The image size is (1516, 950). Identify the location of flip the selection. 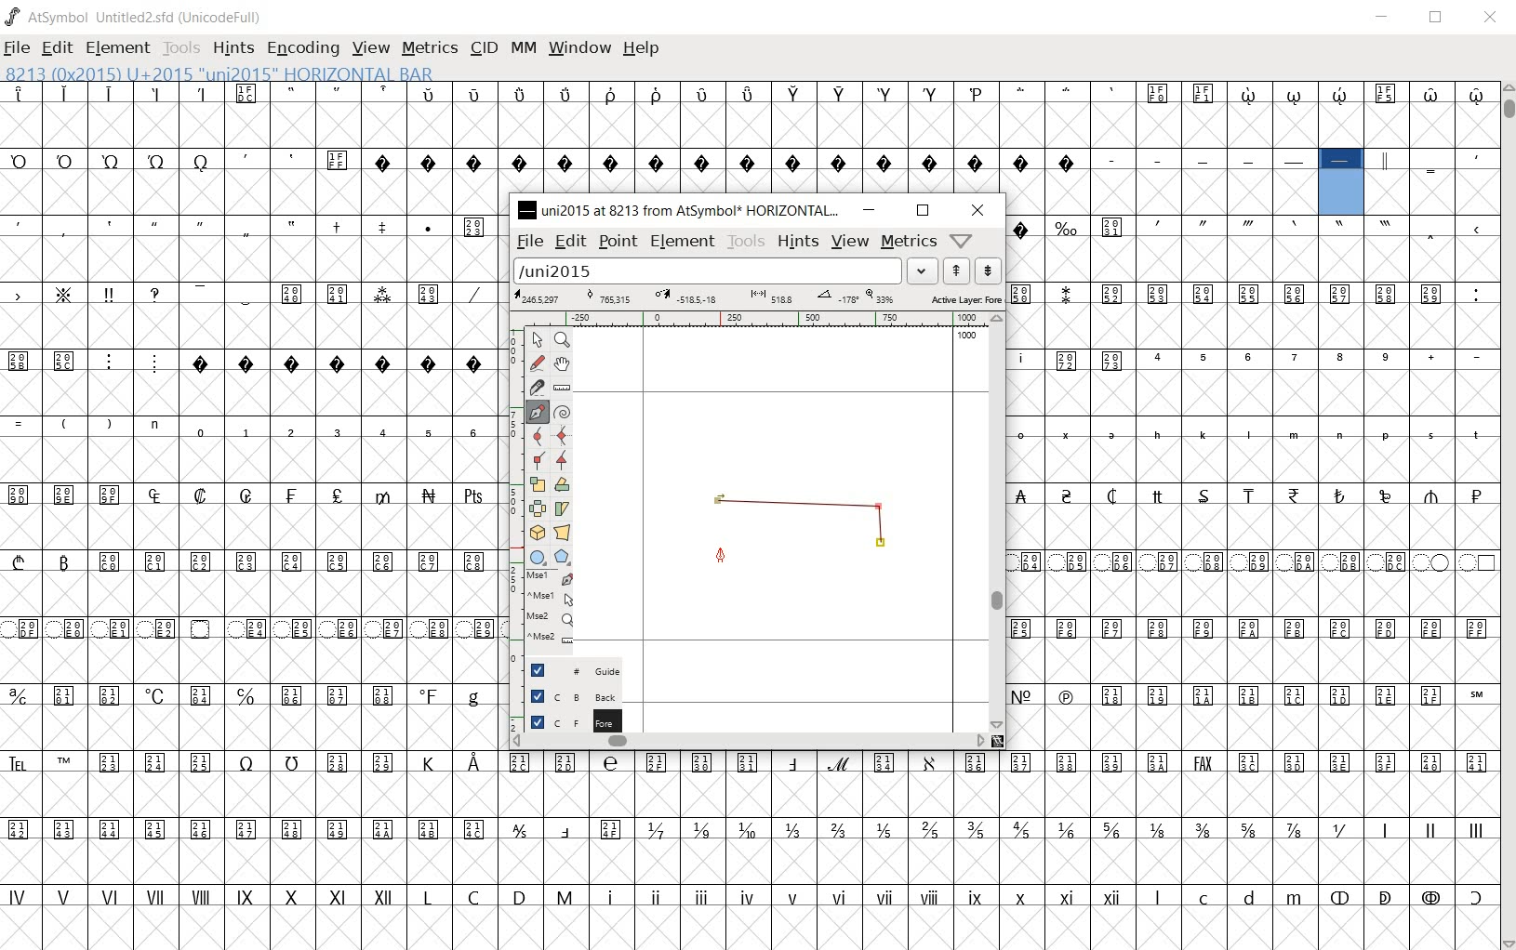
(537, 508).